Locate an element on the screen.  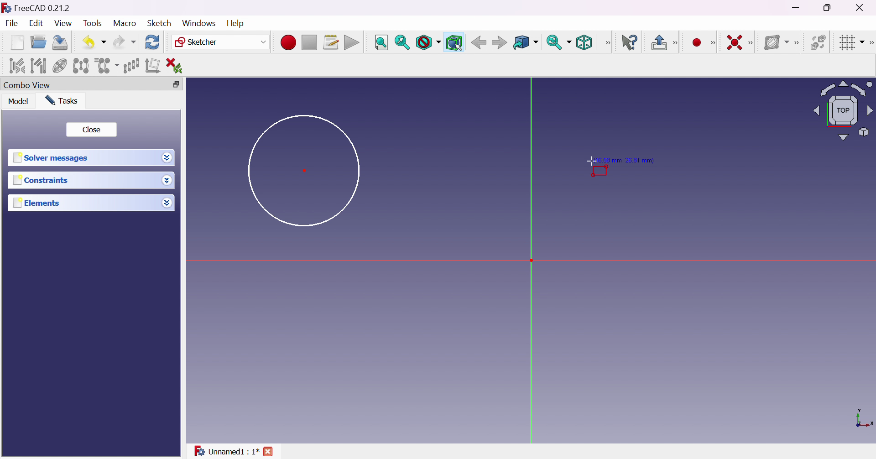
Save is located at coordinates (58, 42).